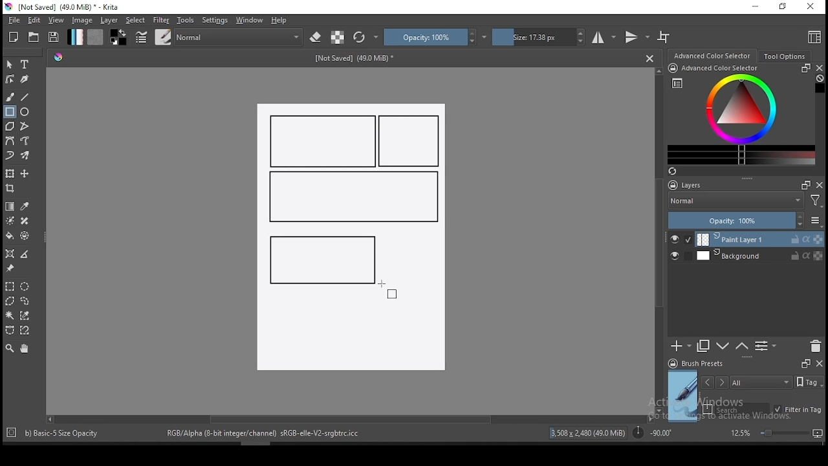  What do you see at coordinates (10, 206) in the screenshot?
I see `gradient tool` at bounding box center [10, 206].